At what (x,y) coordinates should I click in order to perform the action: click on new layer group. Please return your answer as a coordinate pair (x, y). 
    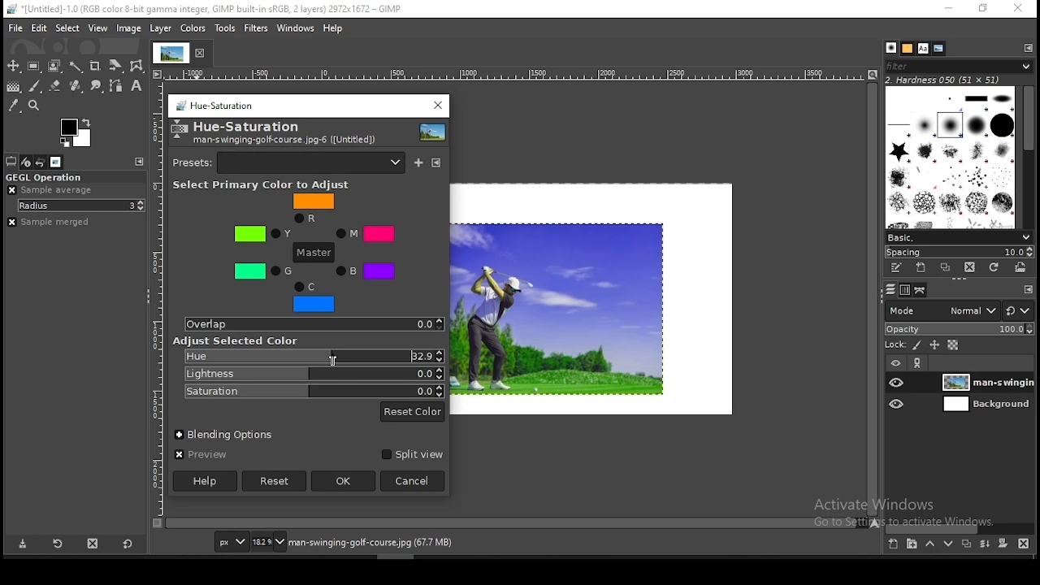
    Looking at the image, I should click on (892, 544).